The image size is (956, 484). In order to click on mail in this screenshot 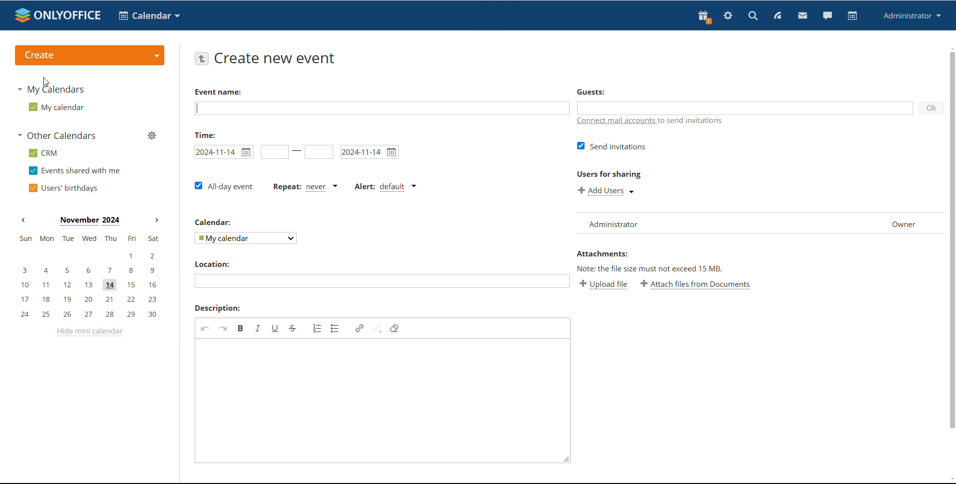, I will do `click(803, 16)`.